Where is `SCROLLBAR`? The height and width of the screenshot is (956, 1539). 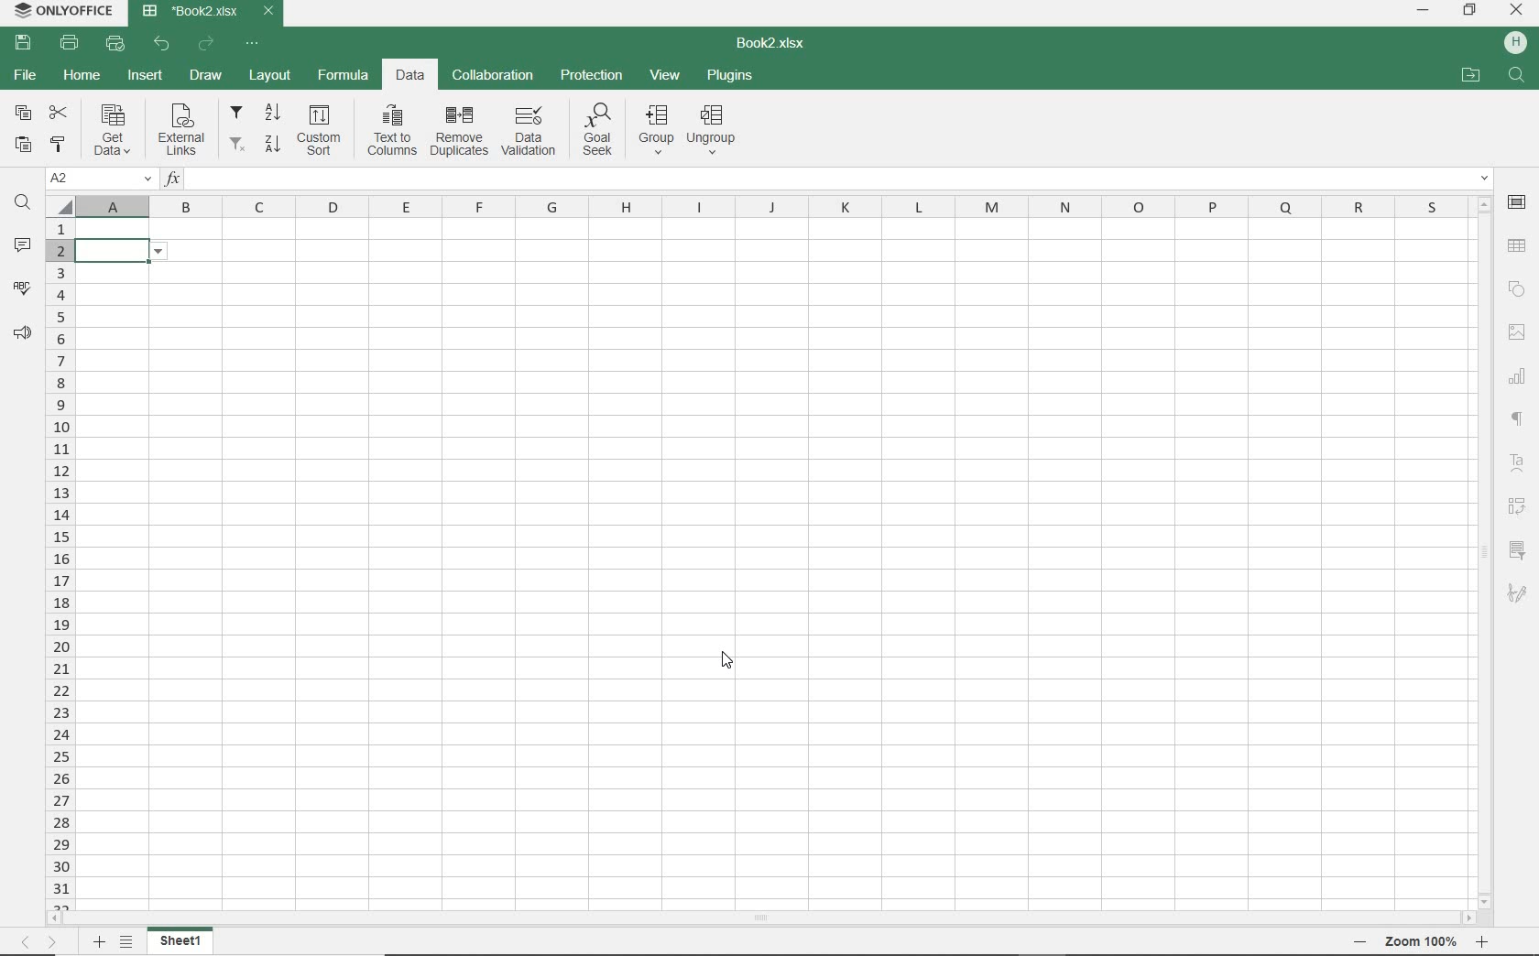 SCROLLBAR is located at coordinates (1485, 547).